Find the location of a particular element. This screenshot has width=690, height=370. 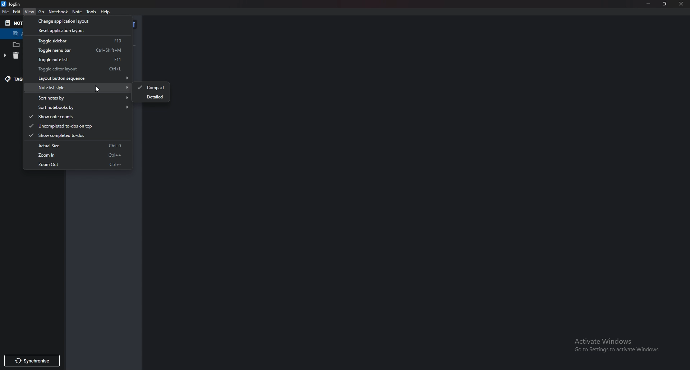

‘Show note counts is located at coordinates (69, 116).